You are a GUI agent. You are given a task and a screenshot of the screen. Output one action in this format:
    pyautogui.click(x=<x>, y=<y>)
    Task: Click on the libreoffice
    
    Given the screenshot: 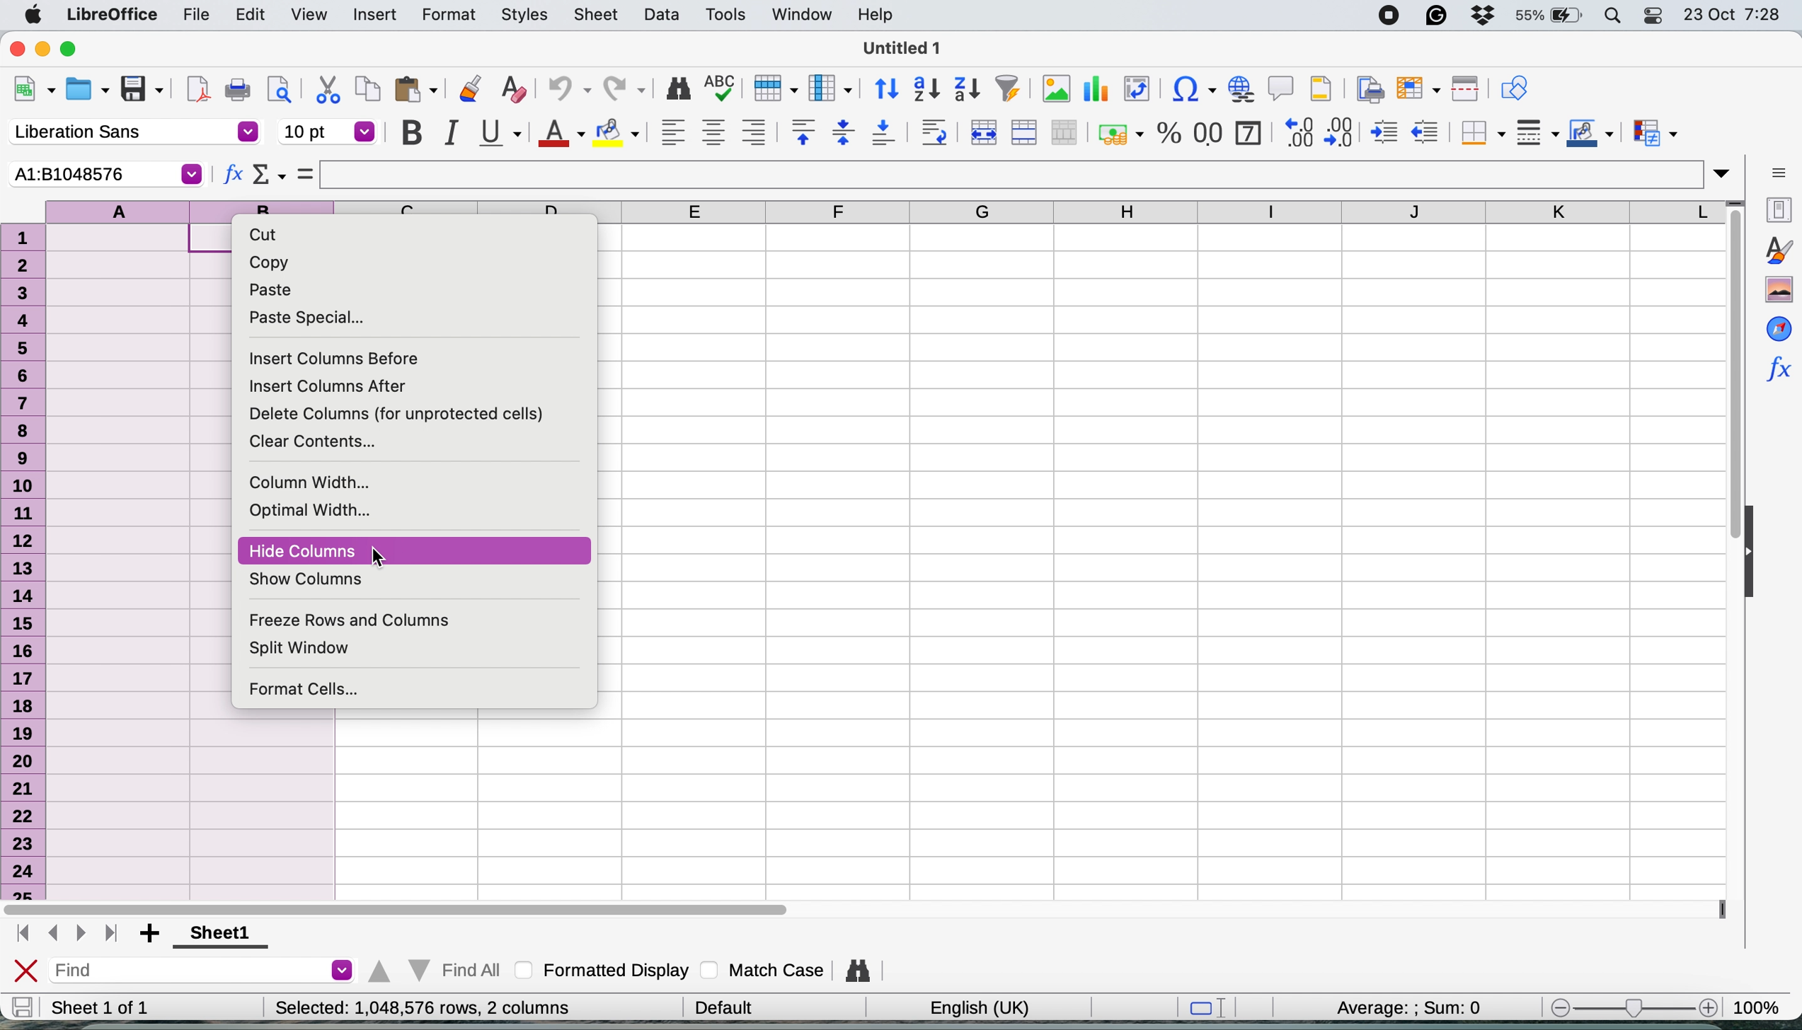 What is the action you would take?
    pyautogui.click(x=113, y=15)
    